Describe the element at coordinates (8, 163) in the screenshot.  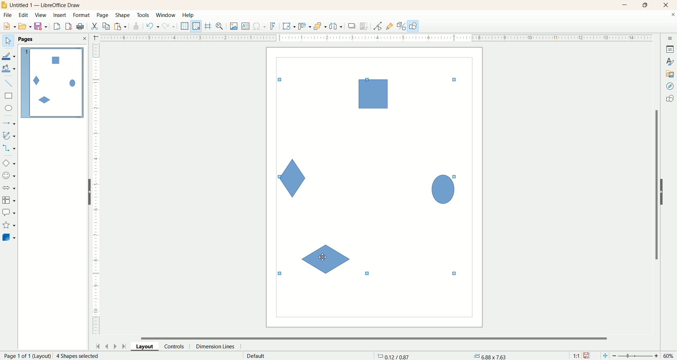
I see `basic shape` at that location.